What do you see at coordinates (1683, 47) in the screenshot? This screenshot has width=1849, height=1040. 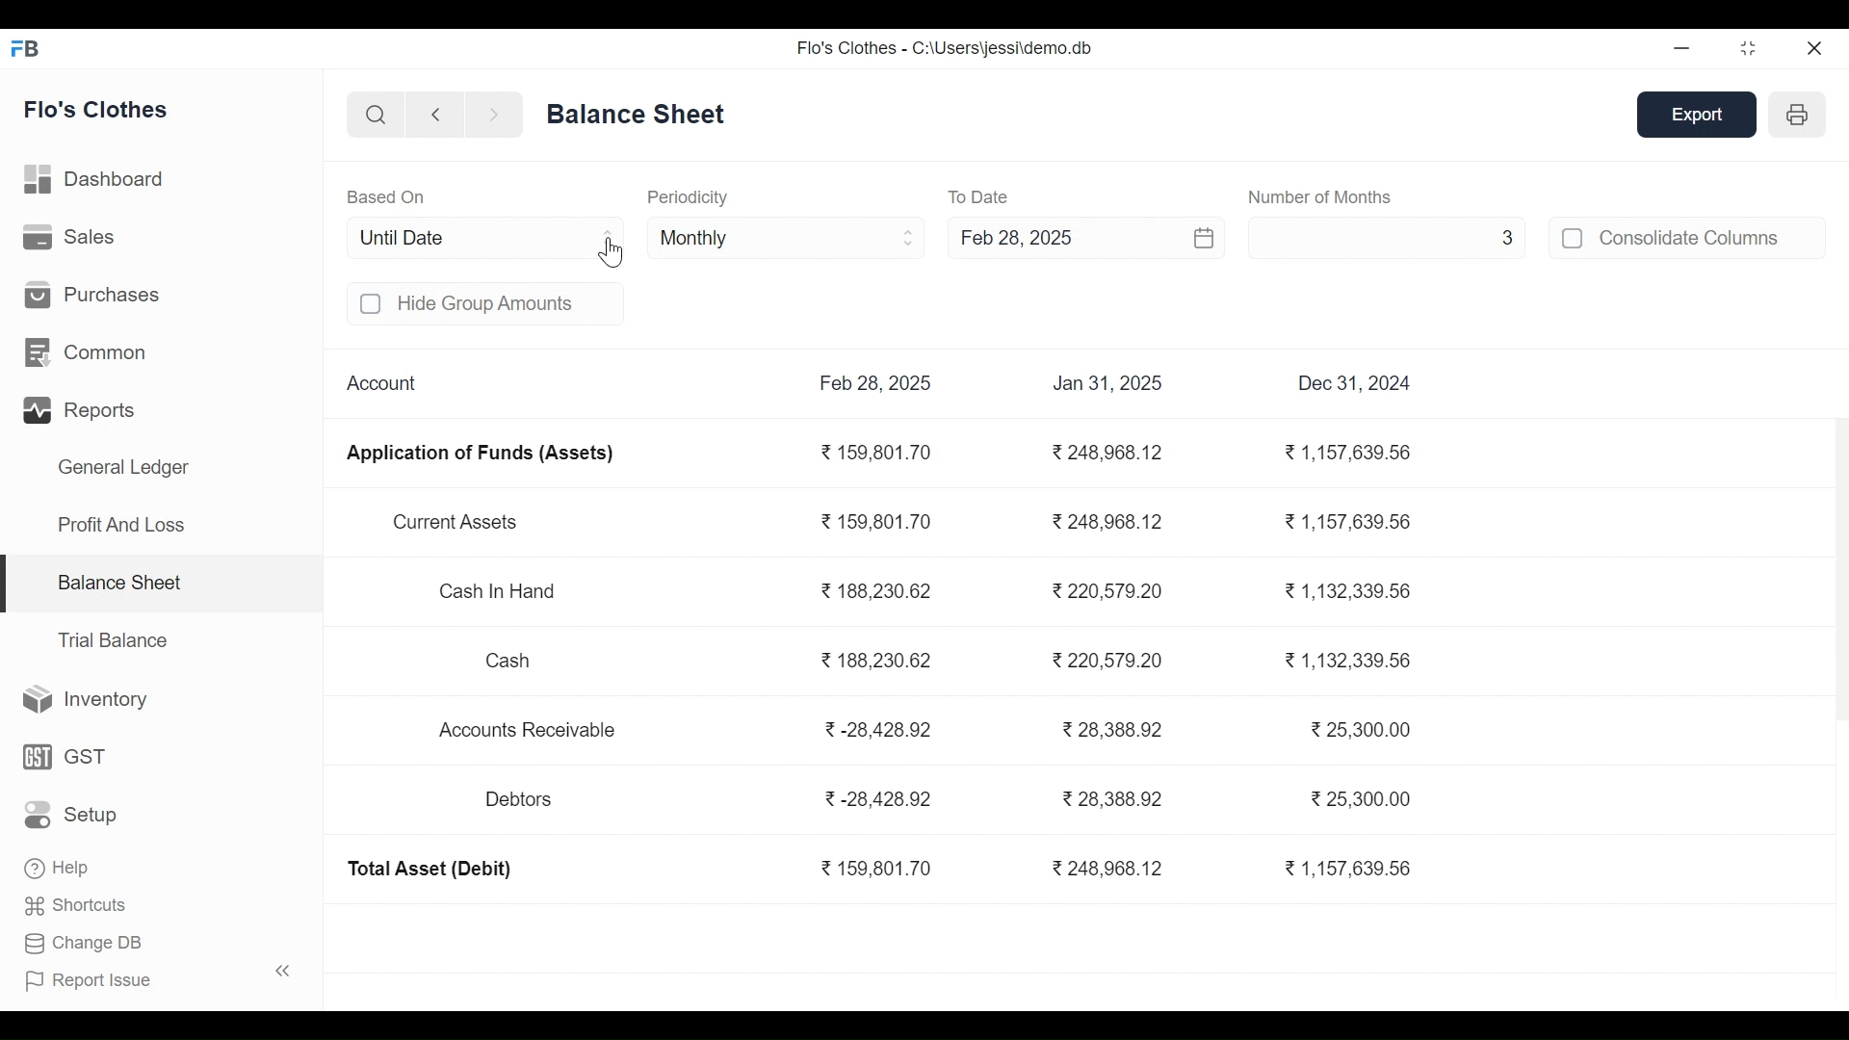 I see `minimise` at bounding box center [1683, 47].